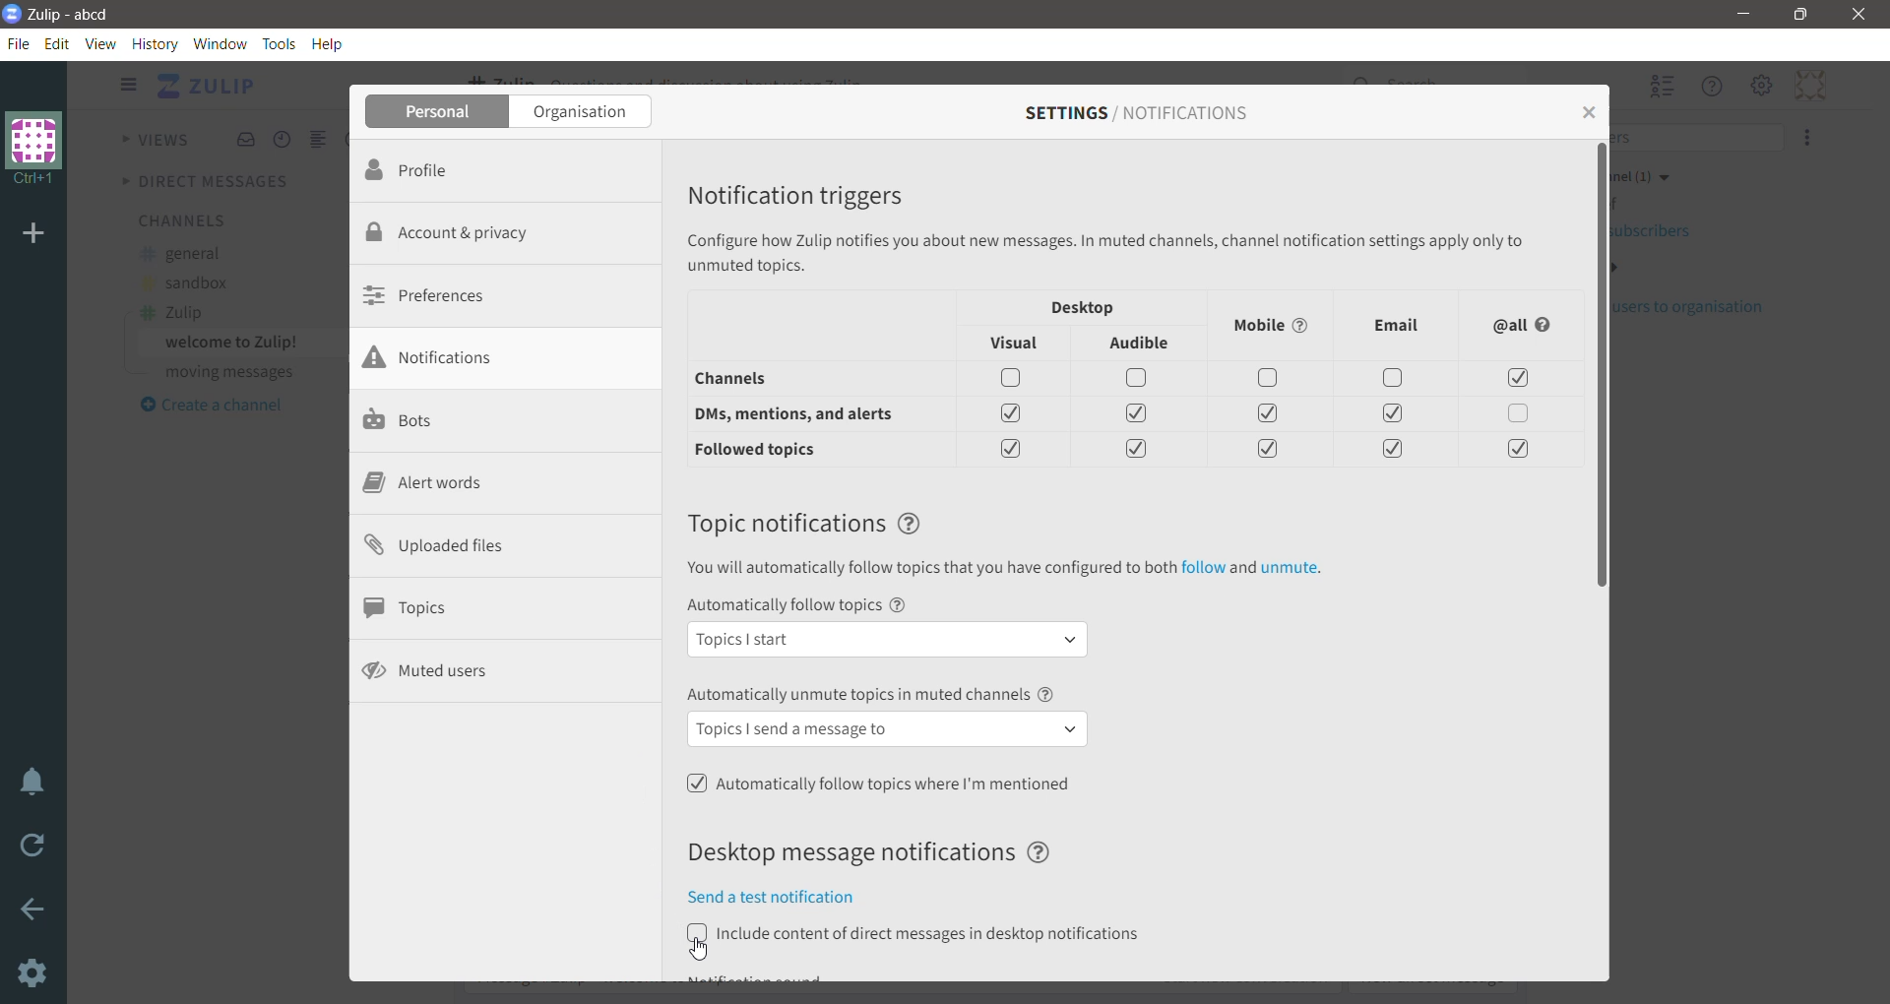 Image resolution: width=1890 pixels, height=1004 pixels. I want to click on Add organization, so click(37, 234).